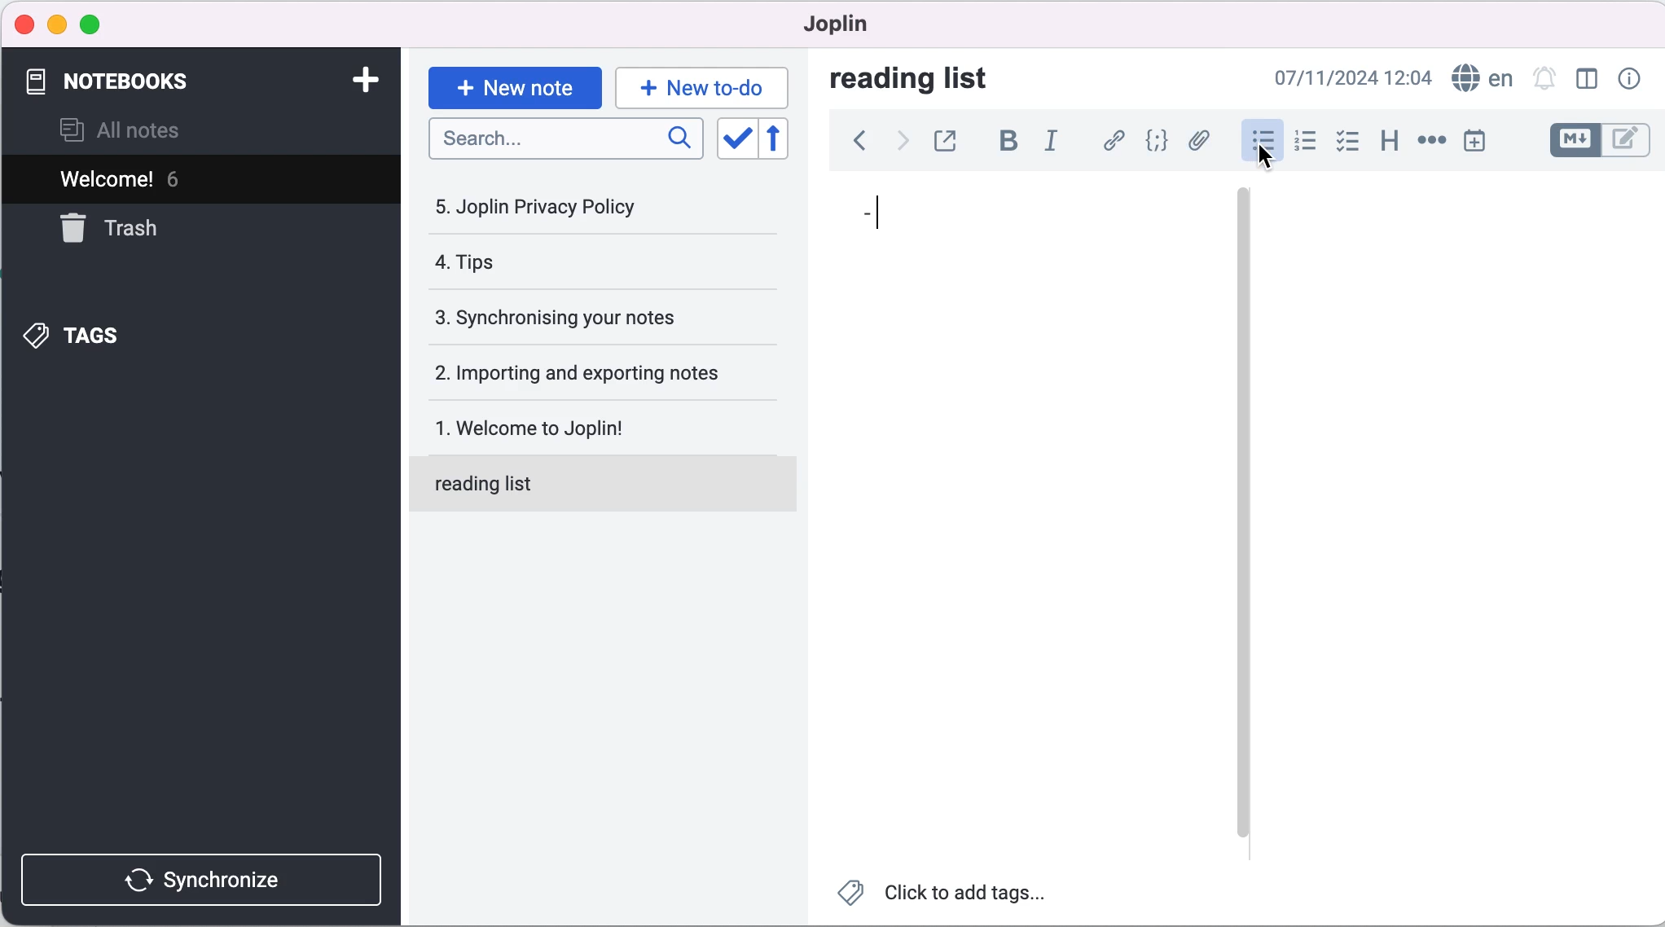 This screenshot has height=927, width=1665. What do you see at coordinates (705, 85) in the screenshot?
I see `new to-do` at bounding box center [705, 85].